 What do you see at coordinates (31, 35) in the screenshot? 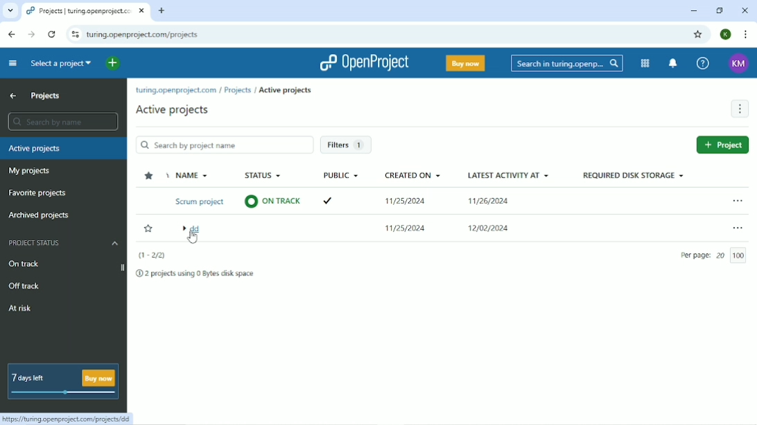
I see `Forward` at bounding box center [31, 35].